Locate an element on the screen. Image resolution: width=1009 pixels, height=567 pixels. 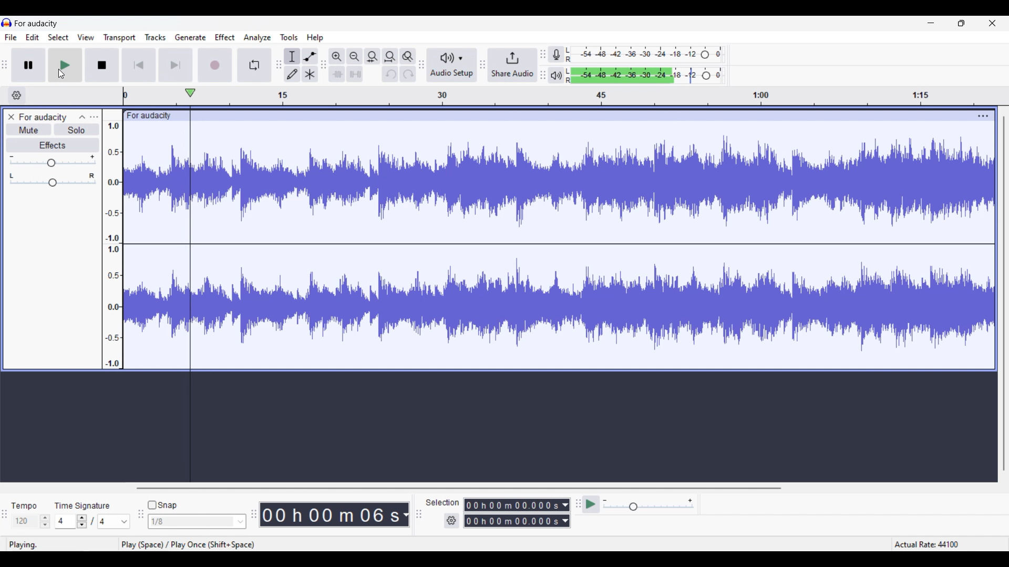
Current duration of track changed is located at coordinates (335, 515).